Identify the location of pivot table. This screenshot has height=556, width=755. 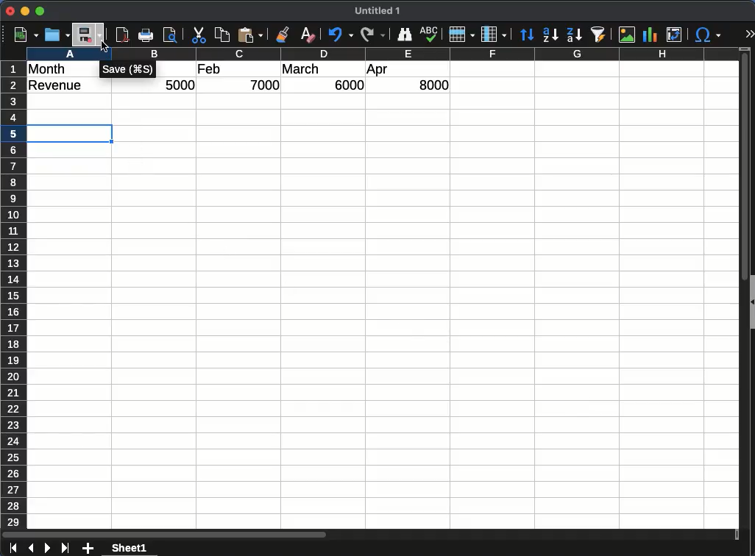
(673, 35).